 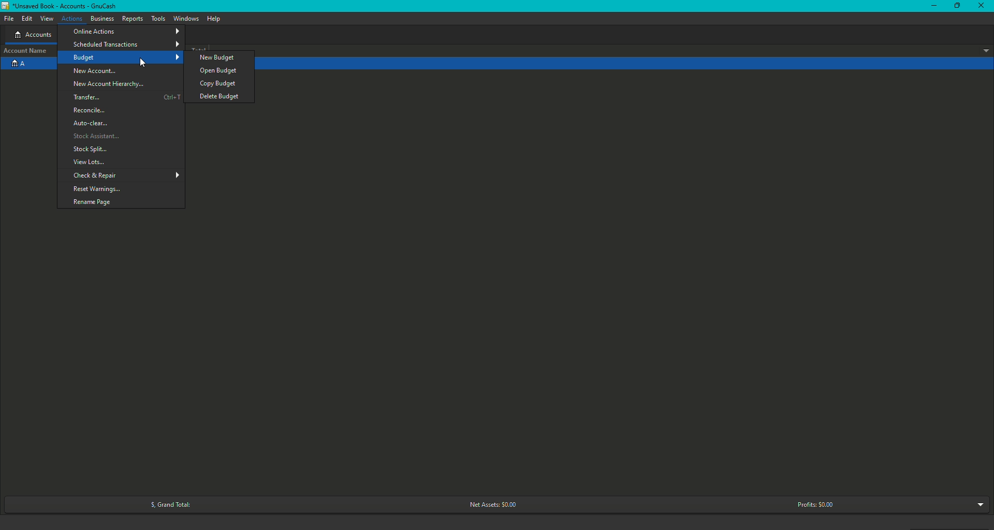 What do you see at coordinates (212, 19) in the screenshot?
I see `Help` at bounding box center [212, 19].